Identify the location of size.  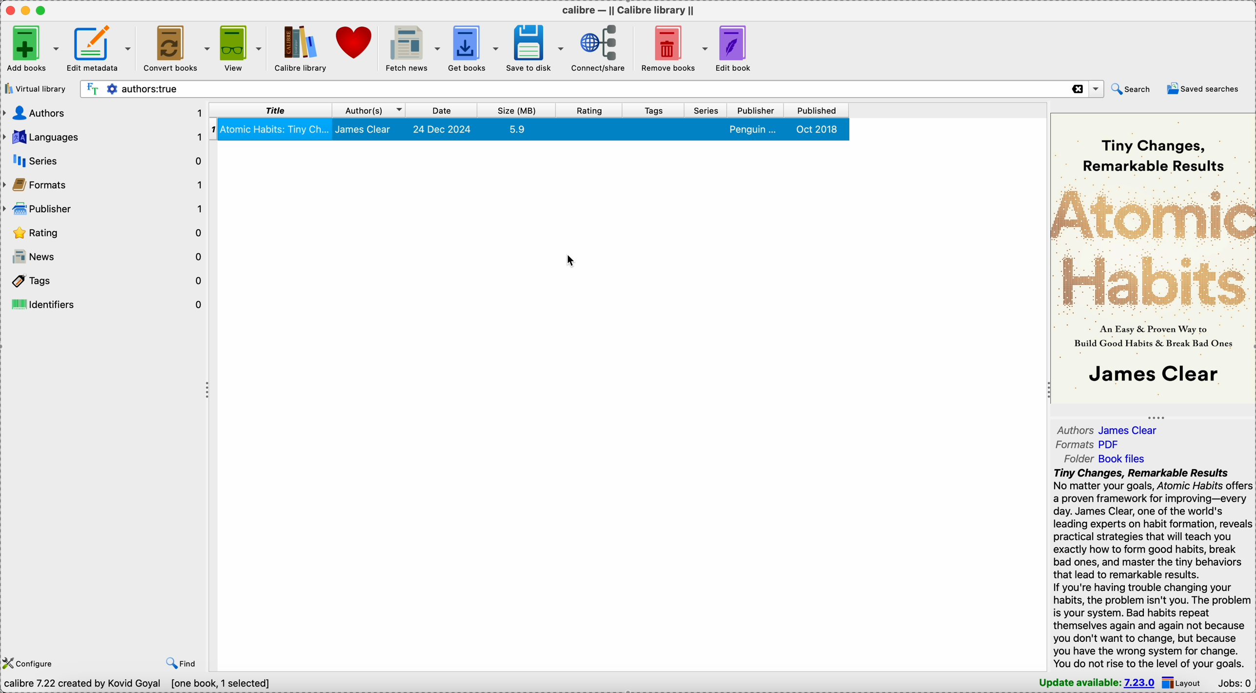
(517, 109).